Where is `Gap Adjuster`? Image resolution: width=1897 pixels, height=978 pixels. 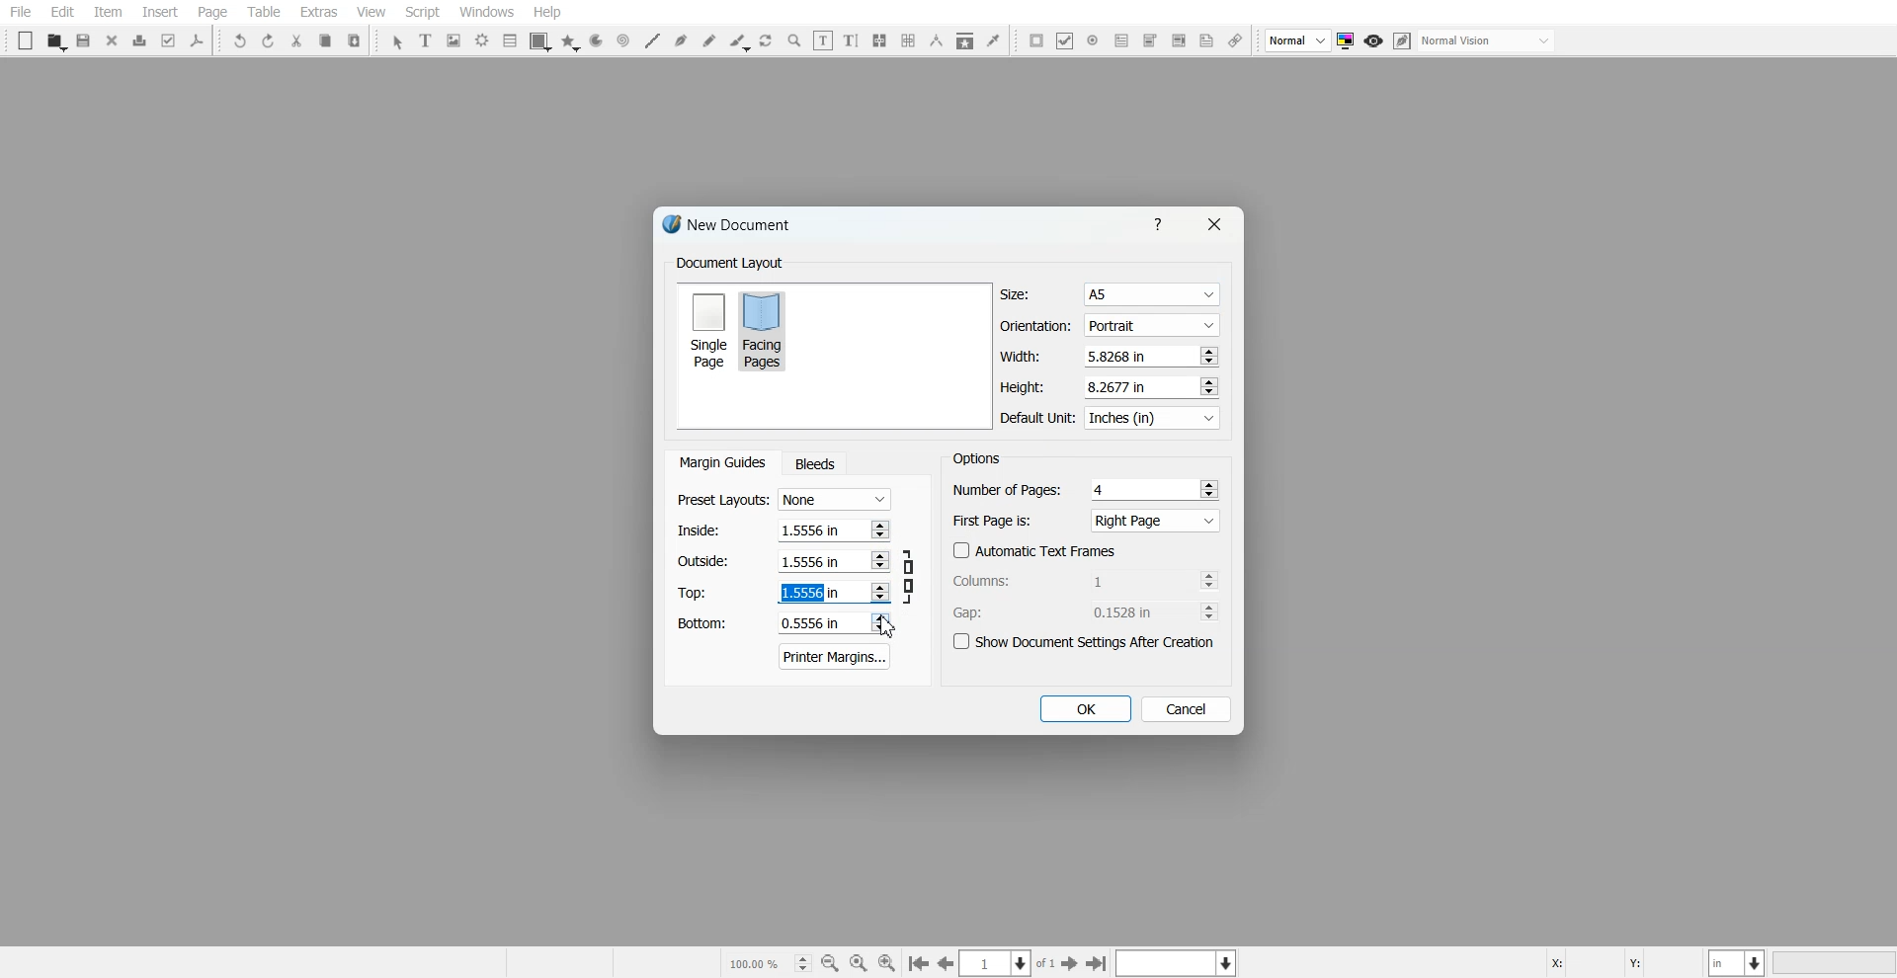 Gap Adjuster is located at coordinates (1086, 611).